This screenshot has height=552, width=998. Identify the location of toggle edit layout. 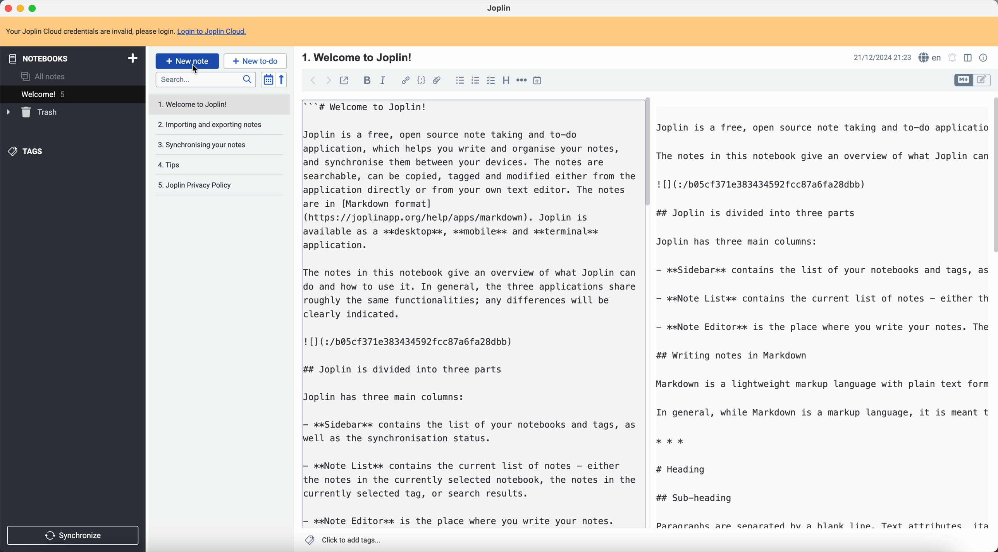
(967, 57).